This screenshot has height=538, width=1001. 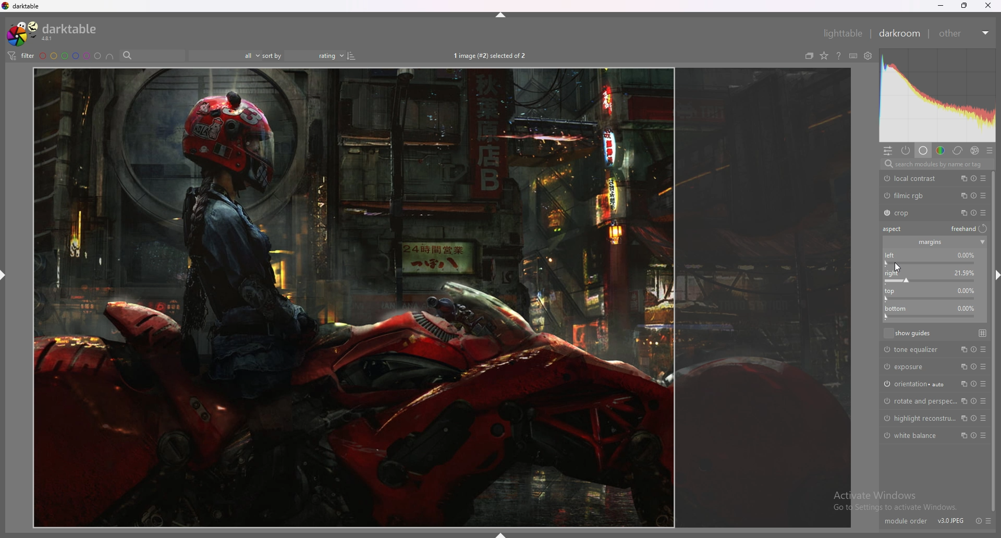 I want to click on active modules, so click(x=906, y=151).